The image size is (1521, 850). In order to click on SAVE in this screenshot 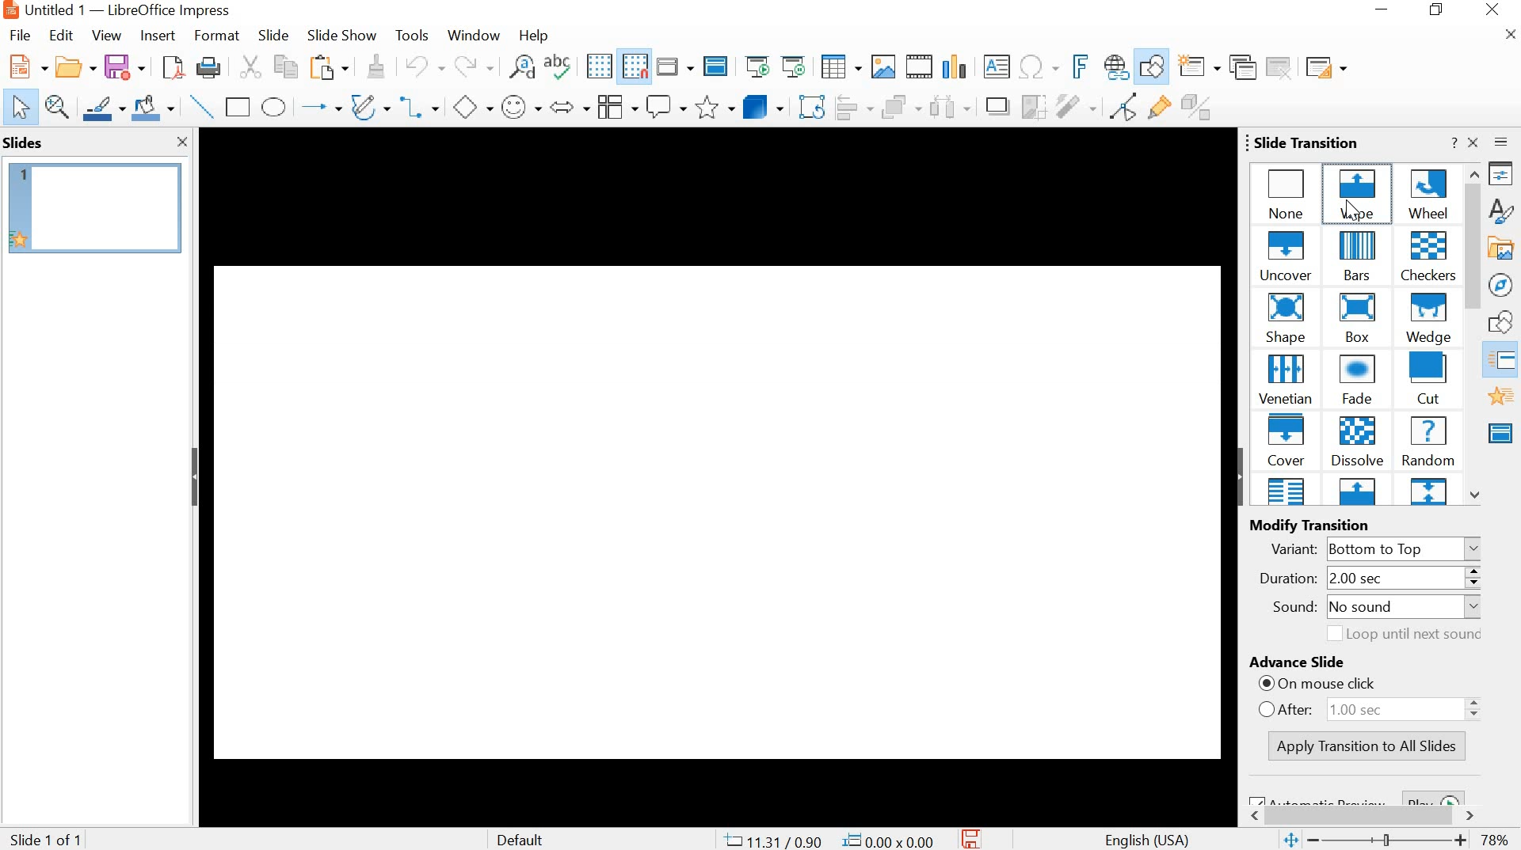, I will do `click(125, 64)`.